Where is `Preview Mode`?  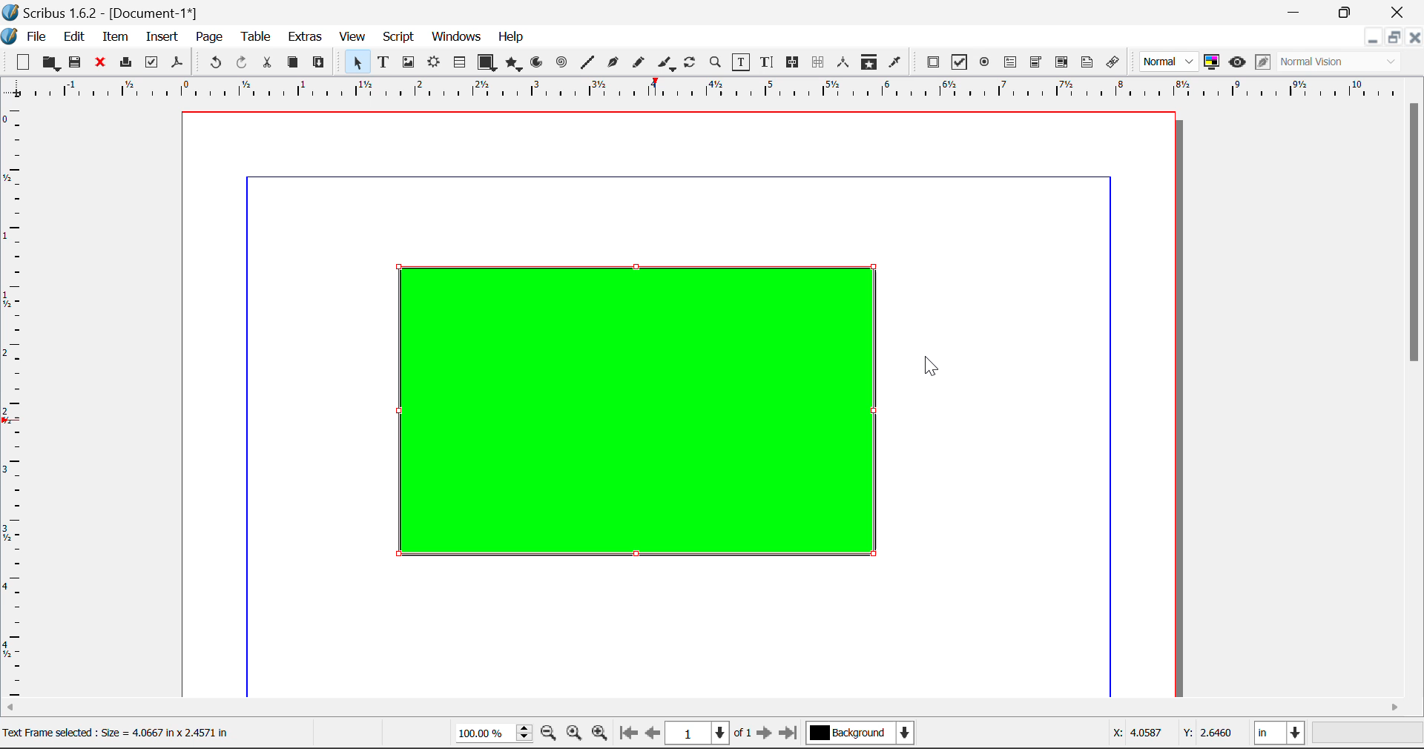 Preview Mode is located at coordinates (1237, 62).